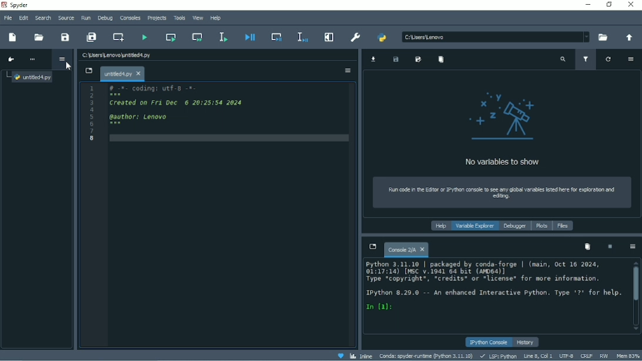  What do you see at coordinates (610, 5) in the screenshot?
I see `Restore down` at bounding box center [610, 5].